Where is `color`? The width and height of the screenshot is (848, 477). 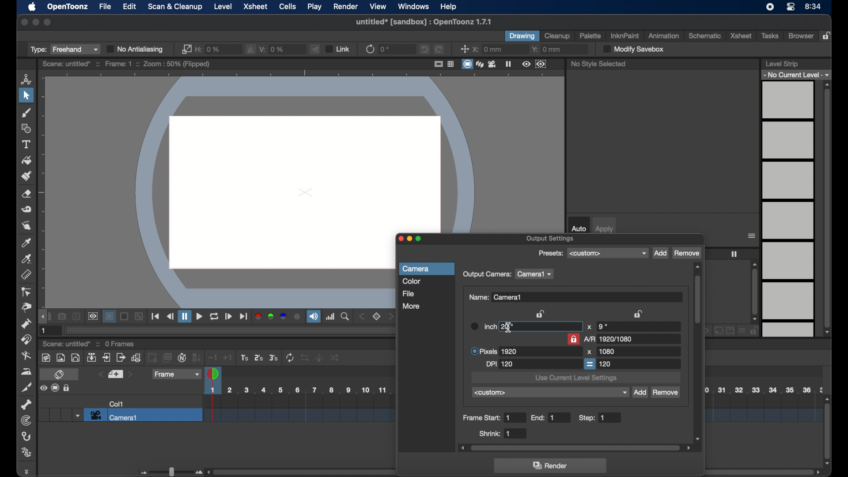 color is located at coordinates (412, 281).